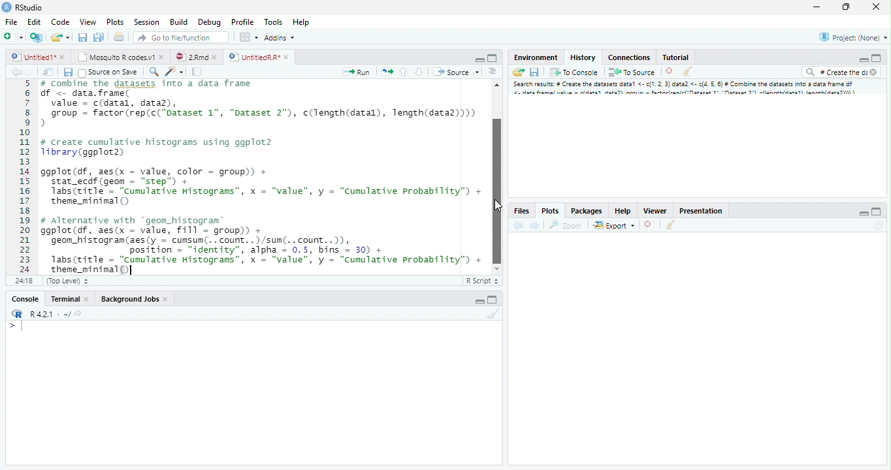  I want to click on Create a project, so click(37, 36).